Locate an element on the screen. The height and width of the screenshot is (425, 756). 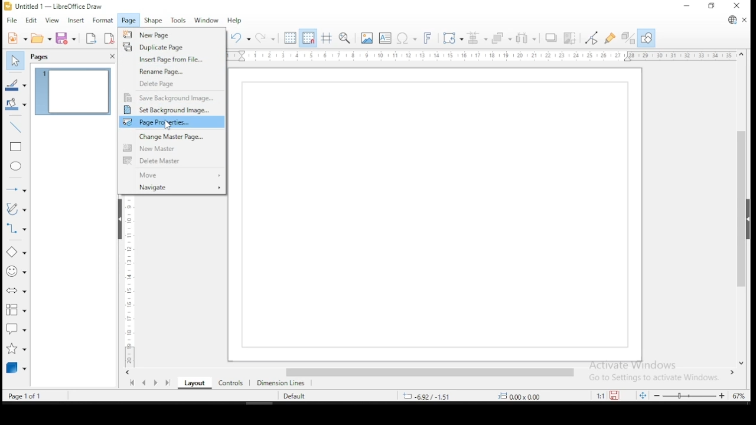
pan and zoom is located at coordinates (345, 38).